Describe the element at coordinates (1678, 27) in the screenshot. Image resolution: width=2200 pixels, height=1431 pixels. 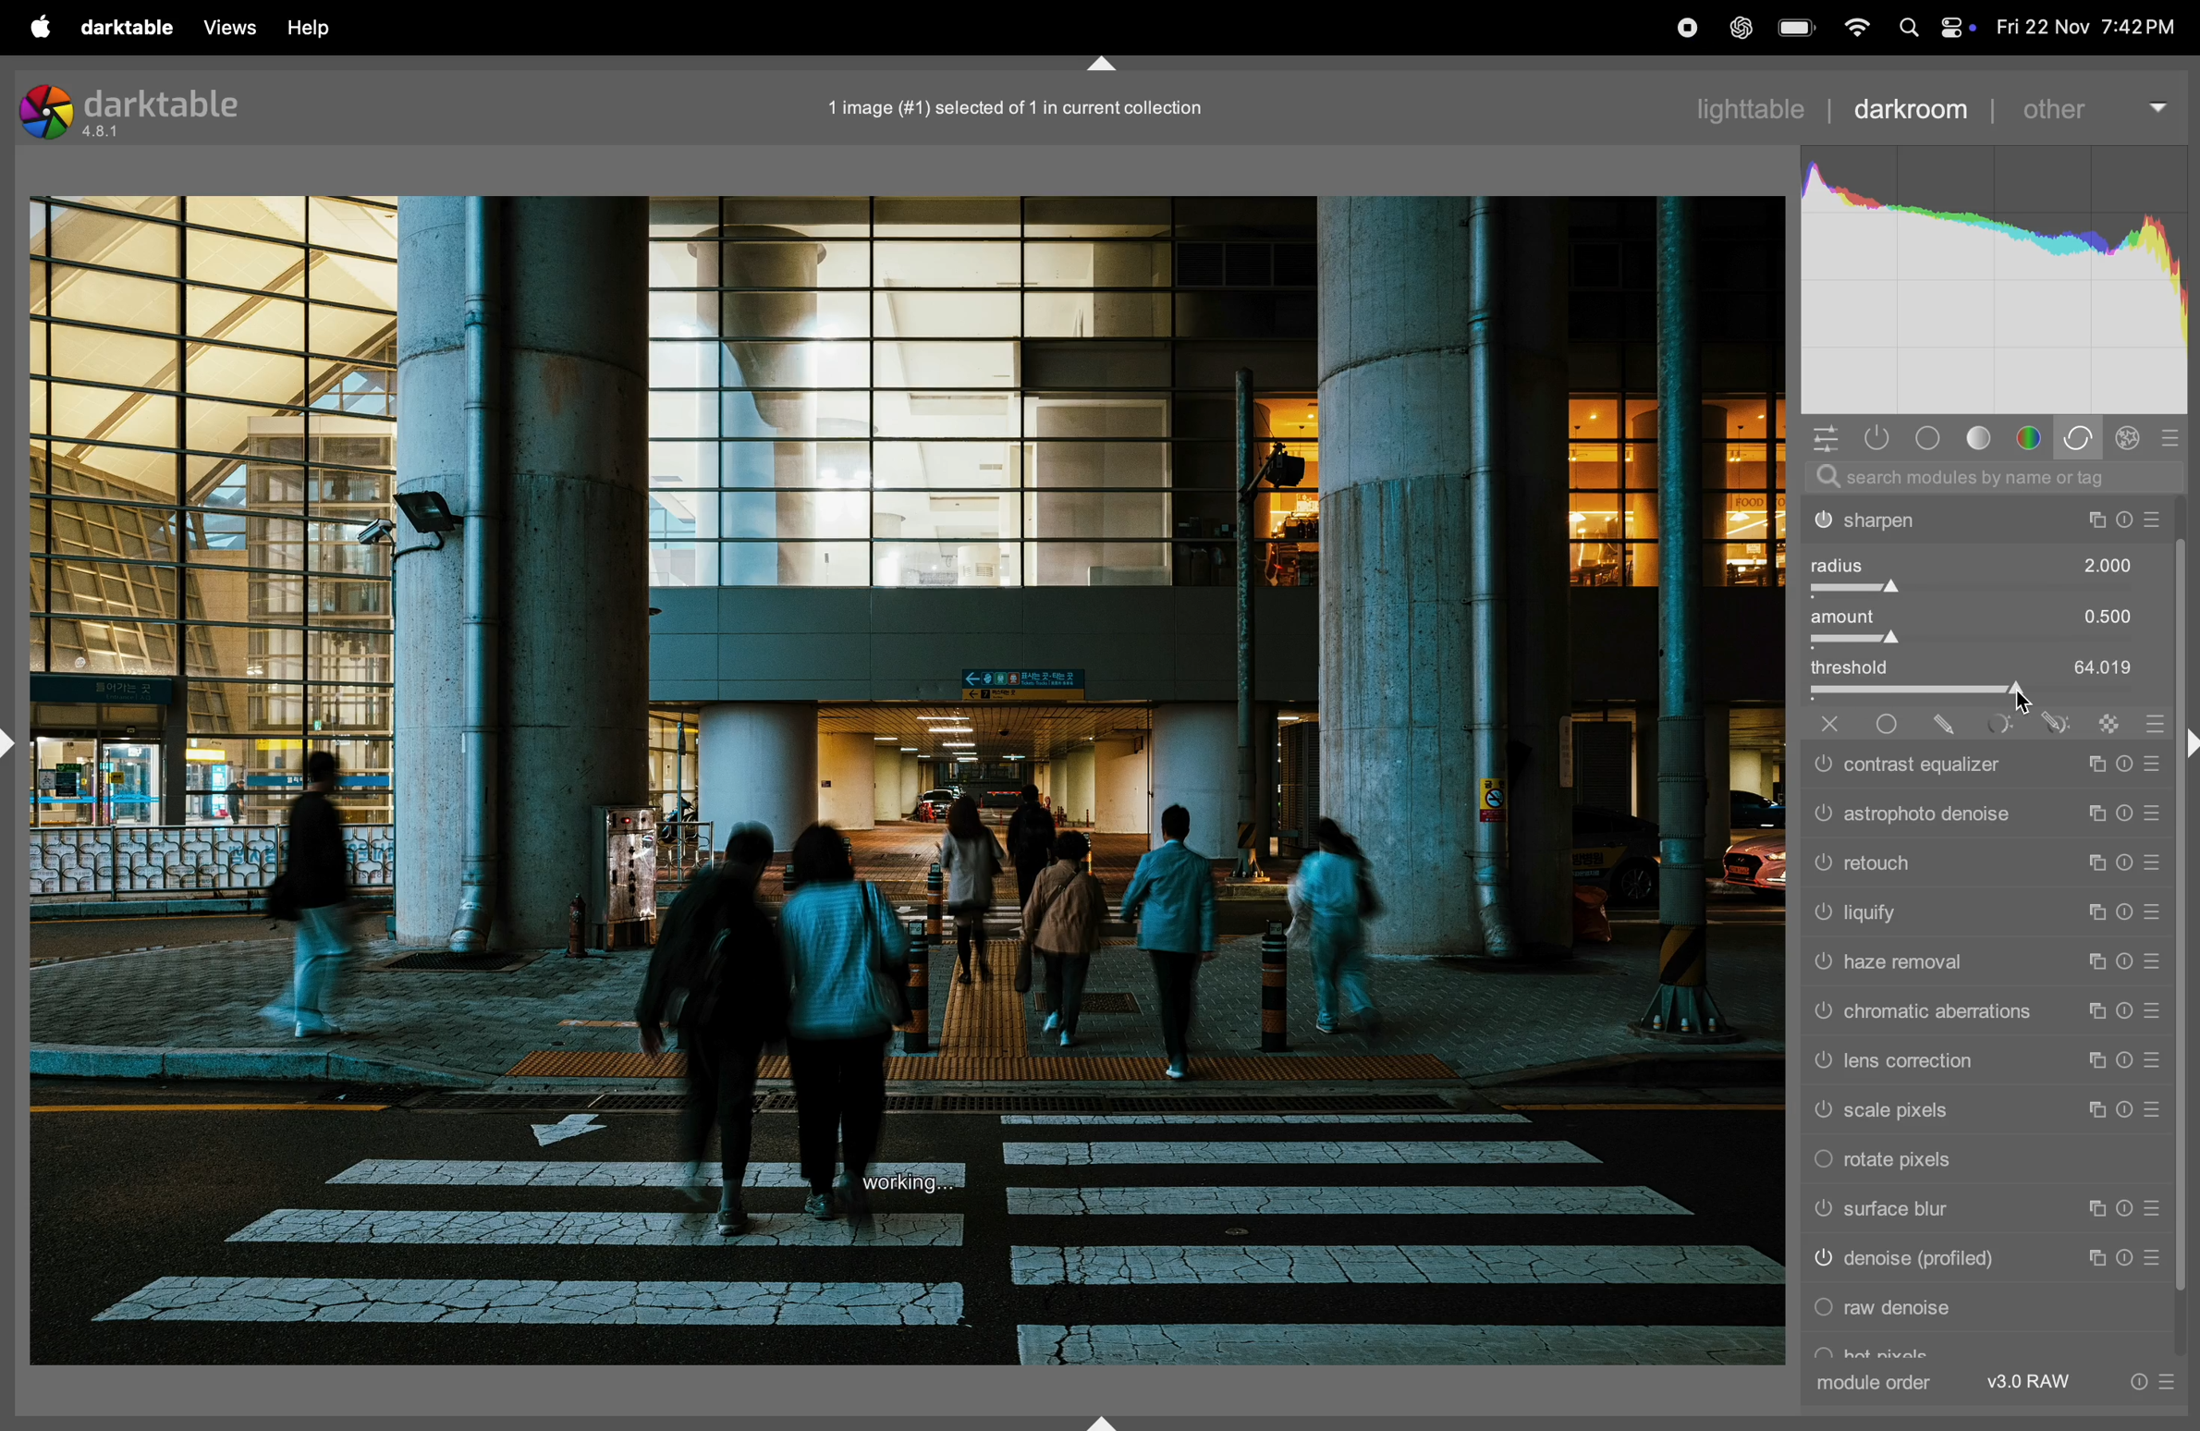
I see `record` at that location.